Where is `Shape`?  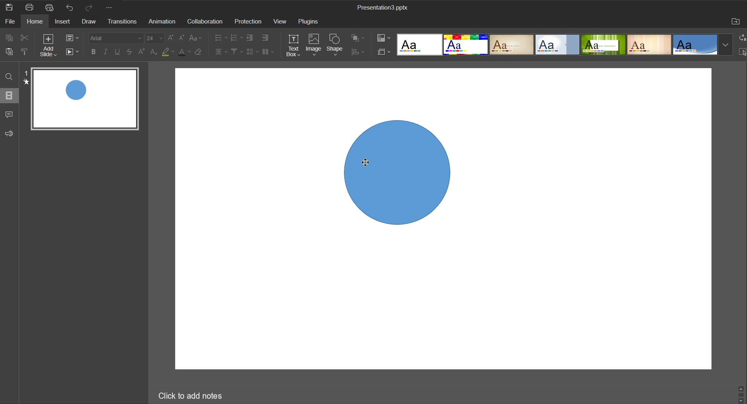 Shape is located at coordinates (398, 173).